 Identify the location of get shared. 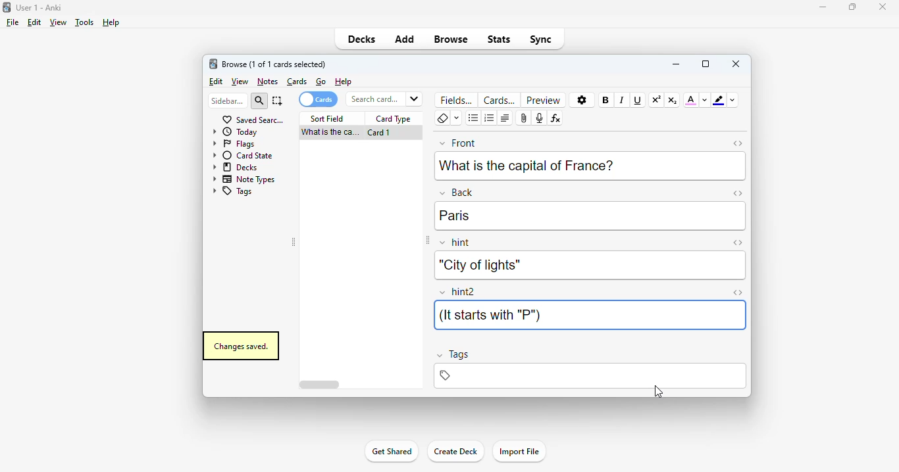
(391, 451).